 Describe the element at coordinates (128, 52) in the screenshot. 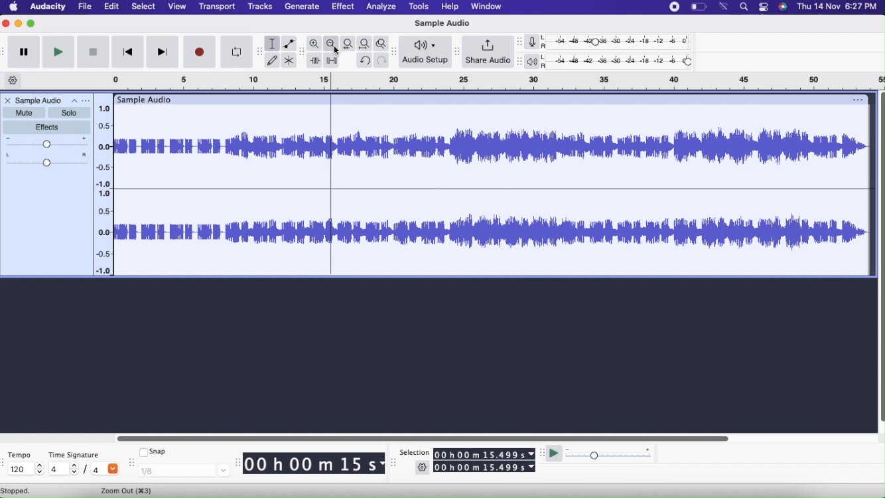

I see `Skip to start` at that location.